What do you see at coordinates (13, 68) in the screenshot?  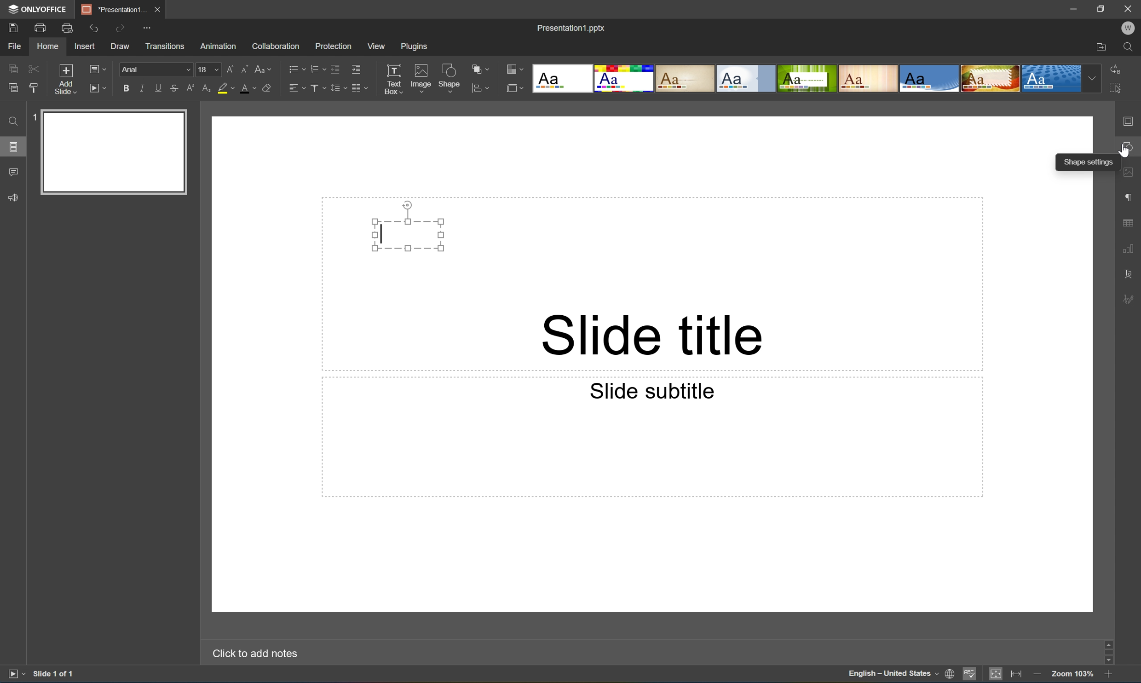 I see `Copy` at bounding box center [13, 68].